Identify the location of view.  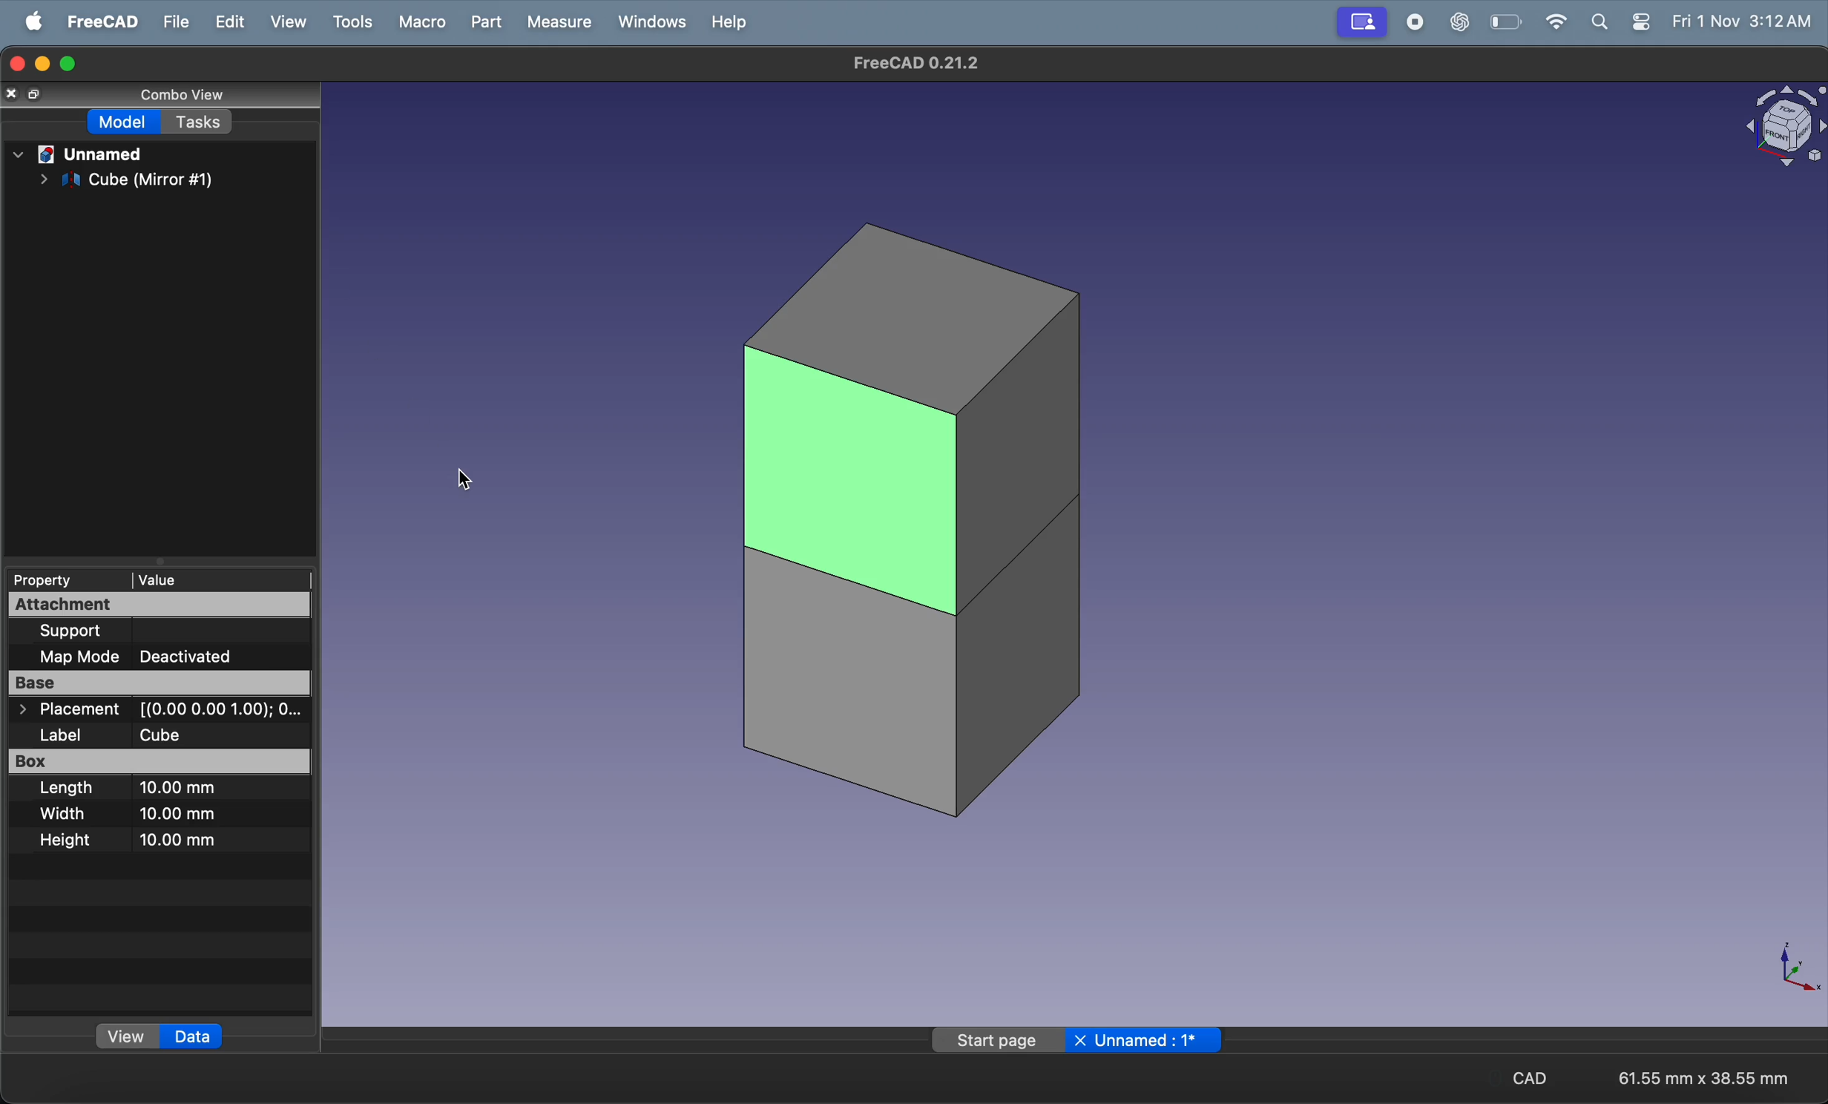
(288, 22).